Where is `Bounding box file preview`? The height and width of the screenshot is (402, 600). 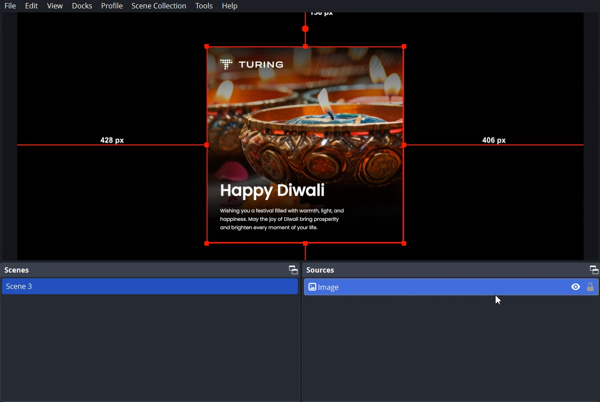
Bounding box file preview is located at coordinates (299, 137).